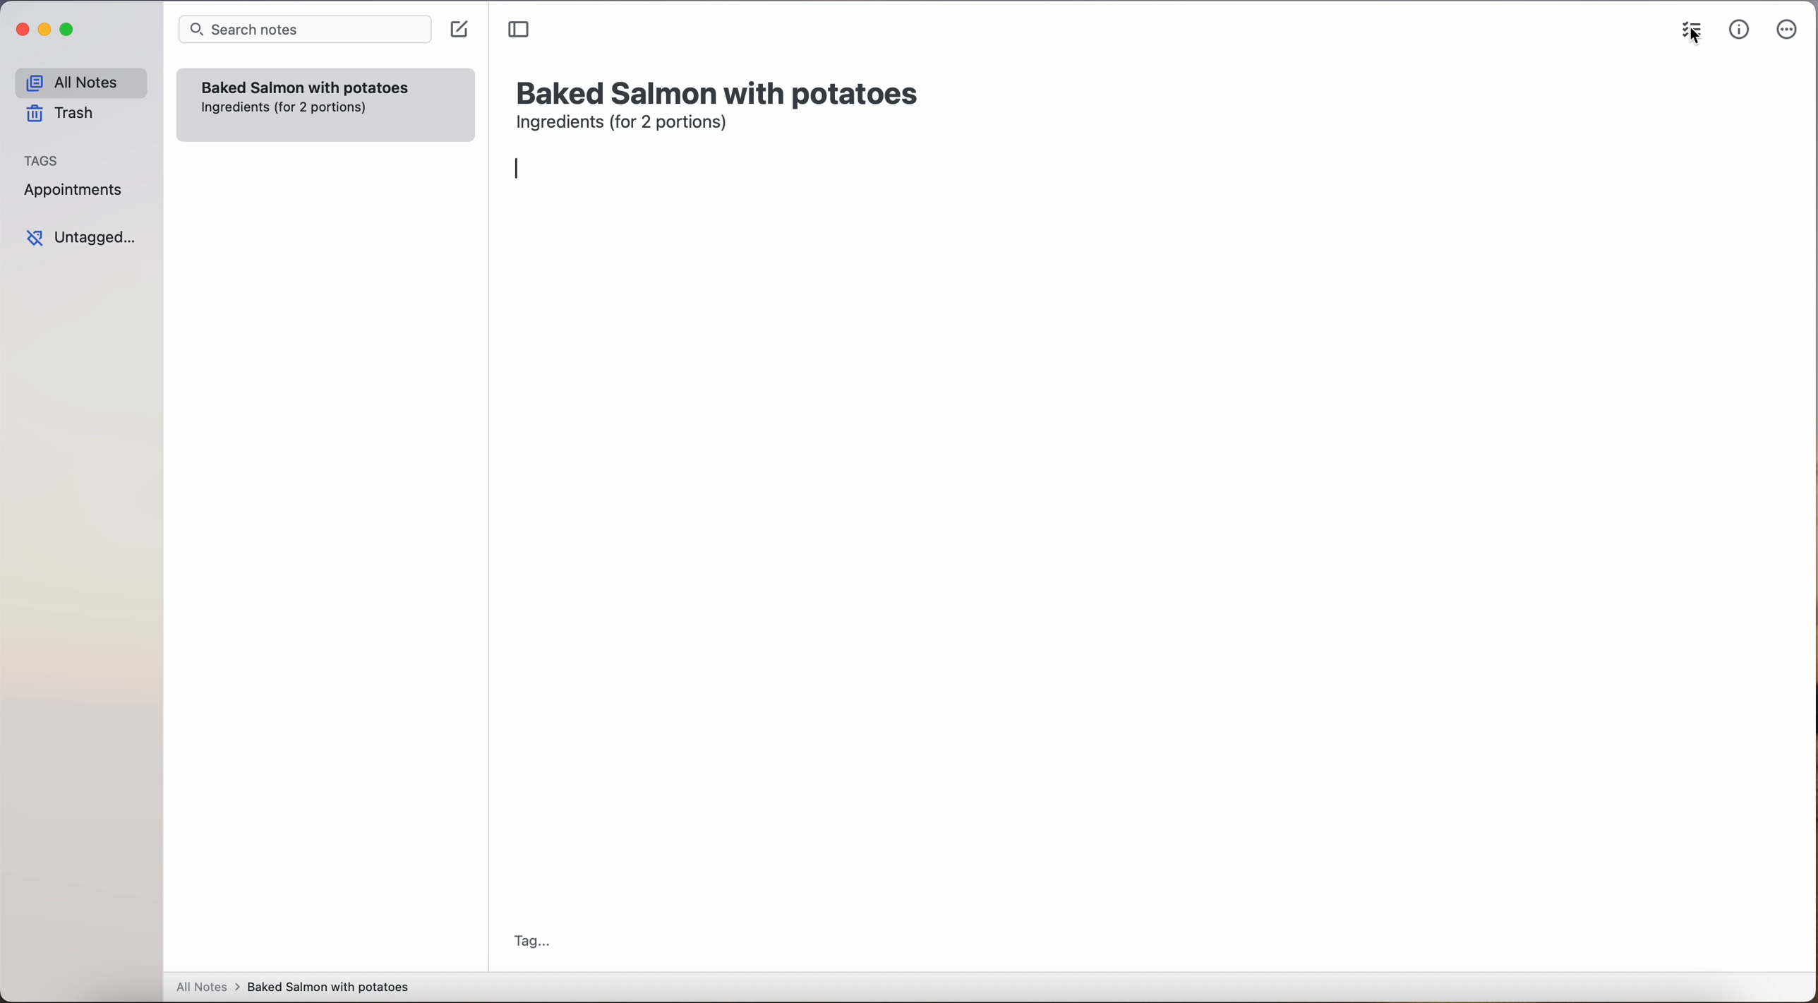  Describe the element at coordinates (75, 187) in the screenshot. I see `appointments tag` at that location.